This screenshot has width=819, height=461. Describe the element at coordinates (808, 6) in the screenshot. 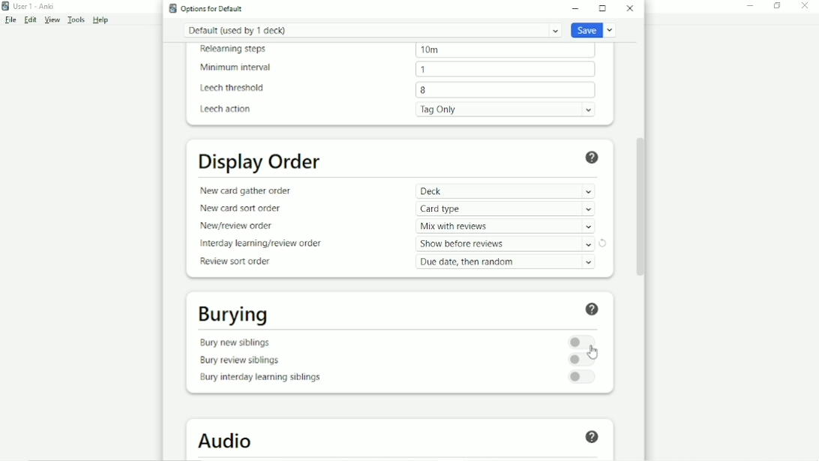

I see `Close` at that location.